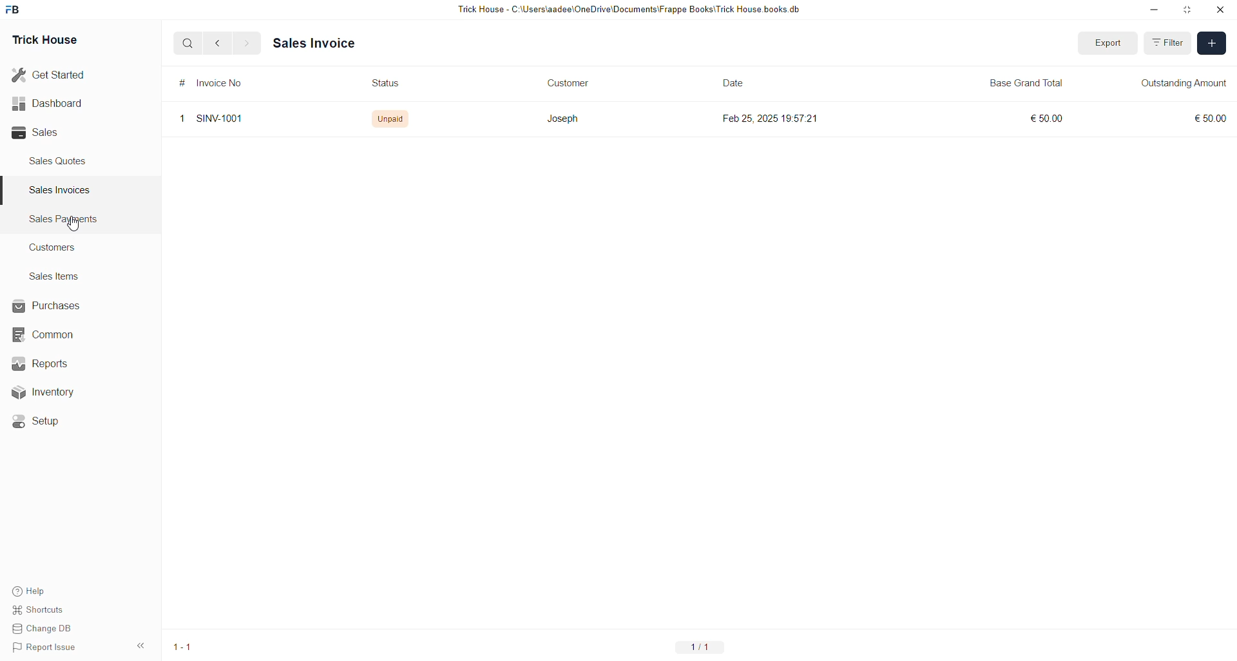  Describe the element at coordinates (56, 247) in the screenshot. I see `Customers` at that location.